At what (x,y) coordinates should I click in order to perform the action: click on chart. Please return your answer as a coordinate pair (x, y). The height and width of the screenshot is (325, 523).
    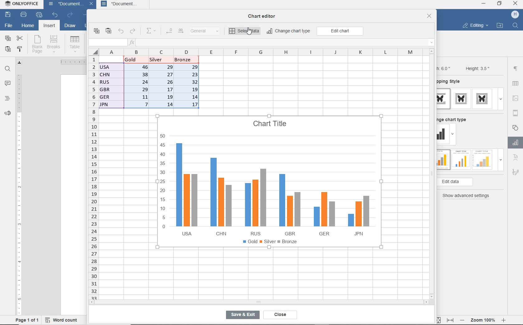
    Looking at the image, I should click on (266, 183).